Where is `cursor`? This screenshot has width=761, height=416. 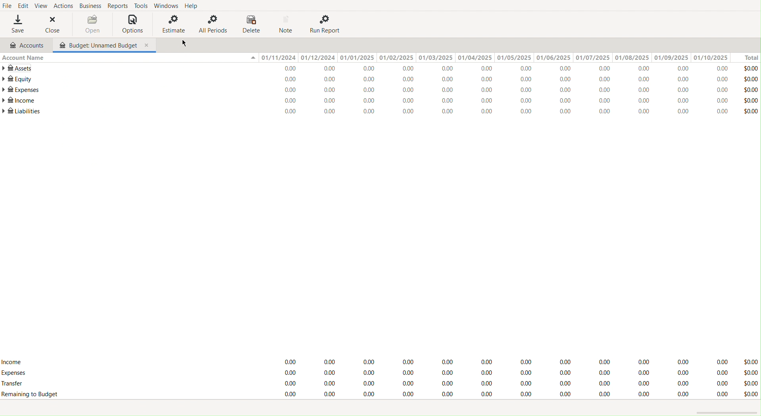
cursor is located at coordinates (186, 43).